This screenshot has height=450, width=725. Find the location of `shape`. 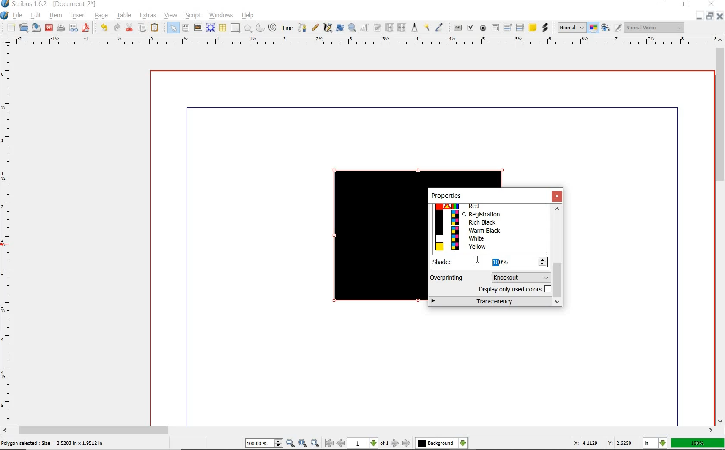

shape is located at coordinates (236, 28).